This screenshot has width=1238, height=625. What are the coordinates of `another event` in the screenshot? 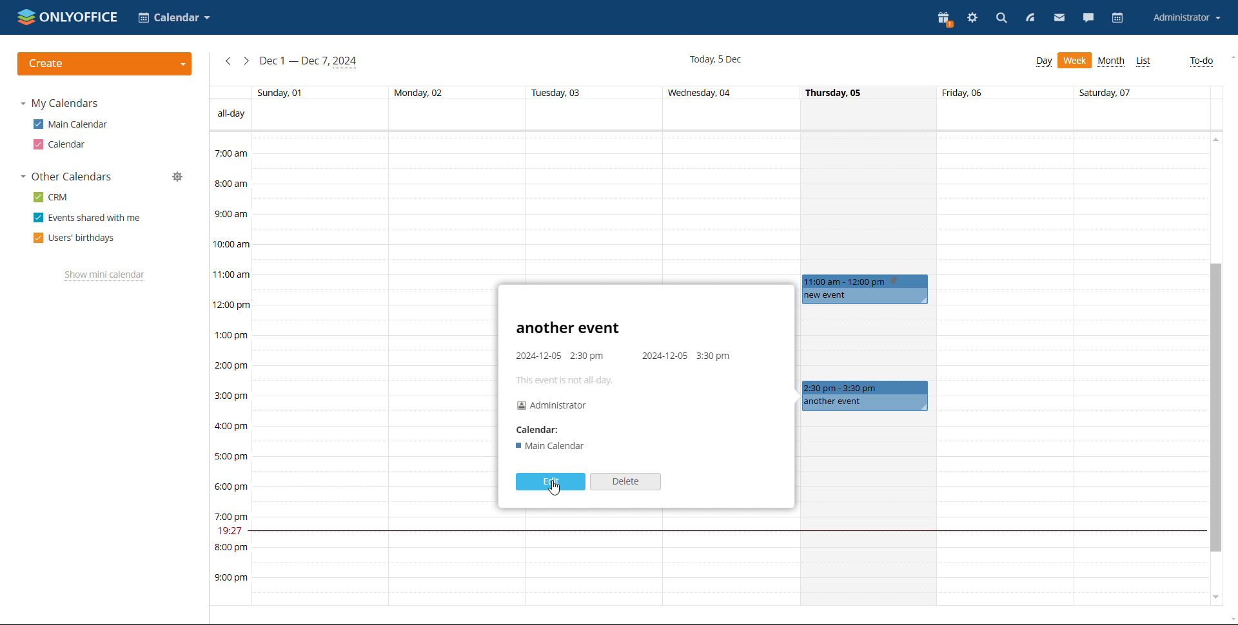 It's located at (569, 329).